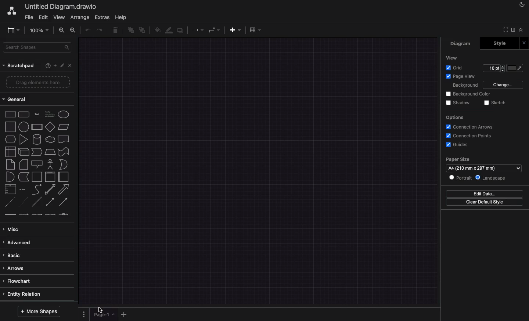 This screenshot has height=321, width=529. Describe the element at coordinates (22, 189) in the screenshot. I see `list item` at that location.